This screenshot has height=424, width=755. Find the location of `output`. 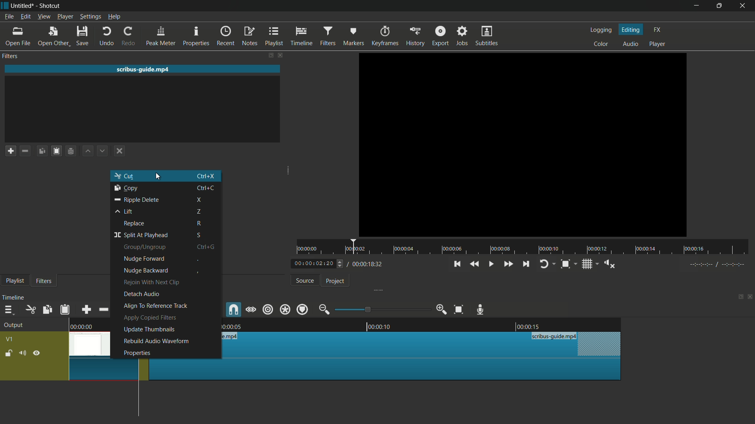

output is located at coordinates (13, 325).